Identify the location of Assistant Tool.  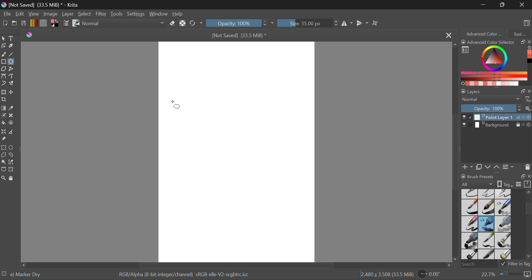
(4, 132).